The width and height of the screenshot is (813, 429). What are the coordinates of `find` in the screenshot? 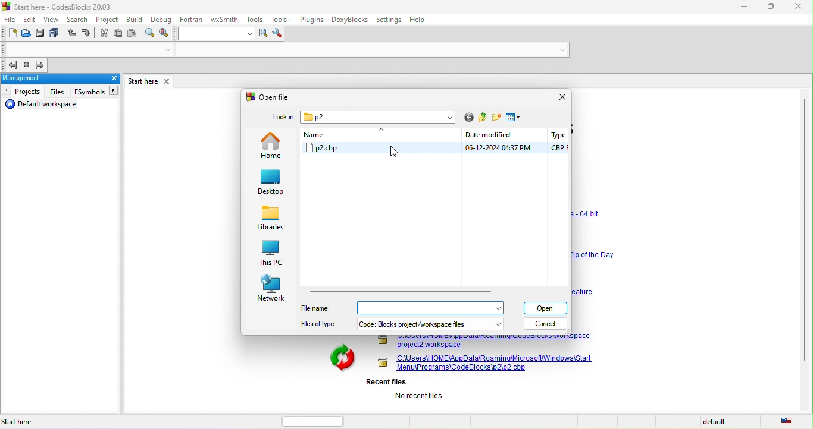 It's located at (148, 33).